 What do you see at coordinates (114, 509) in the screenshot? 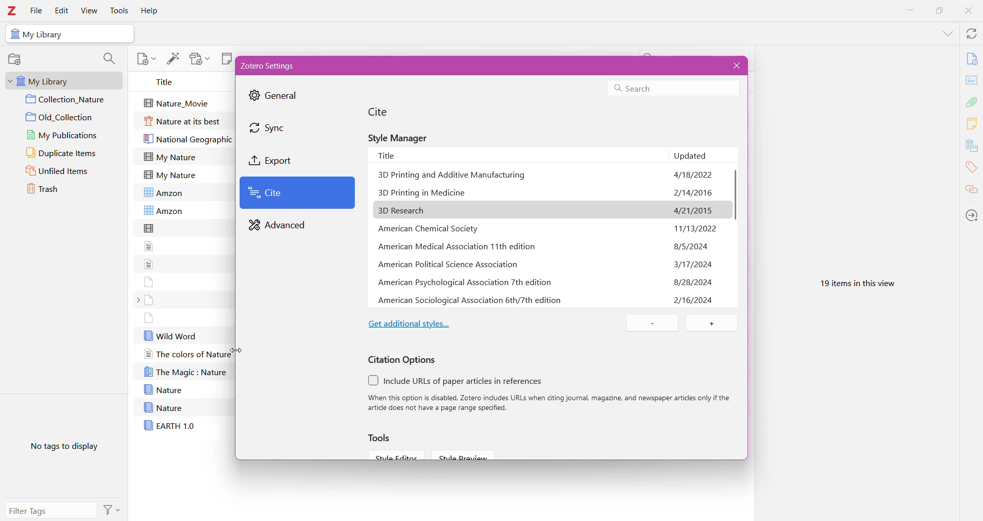
I see `Actions` at bounding box center [114, 509].